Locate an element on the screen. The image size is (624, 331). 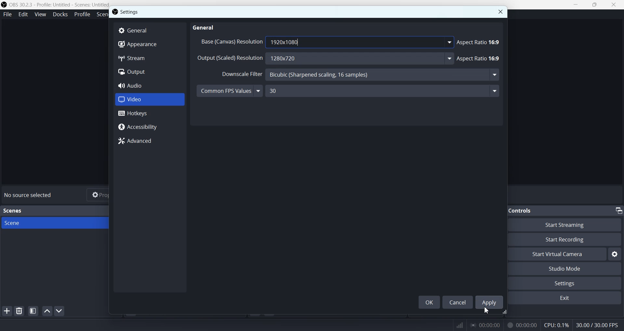
Biscubic is located at coordinates (384, 76).